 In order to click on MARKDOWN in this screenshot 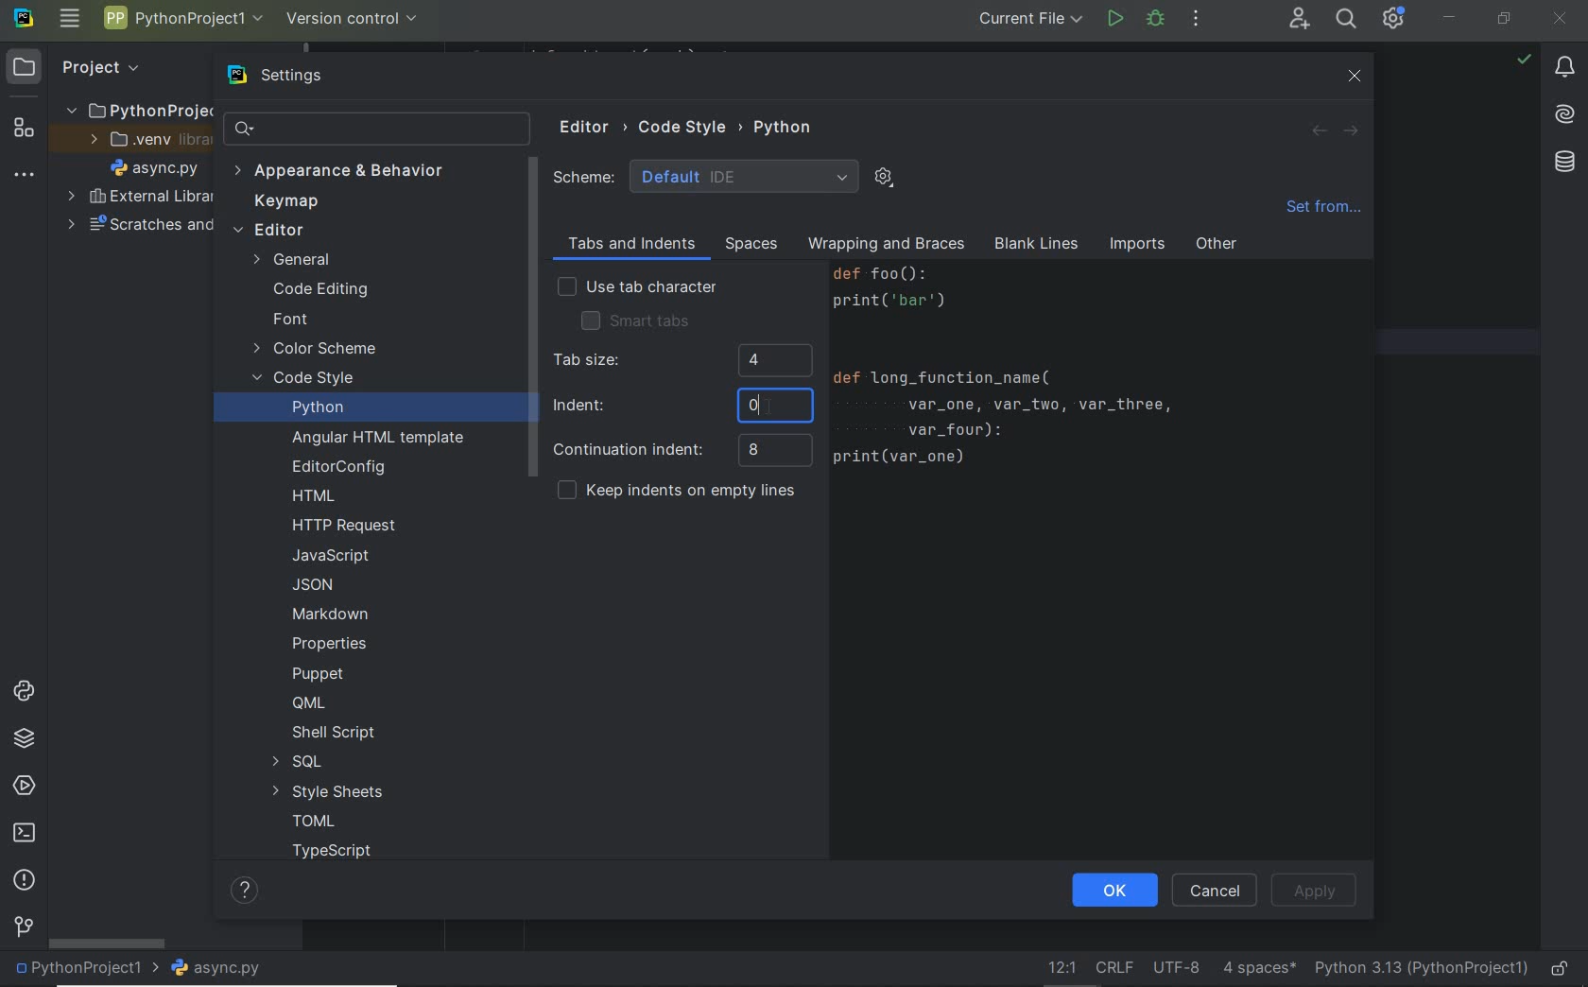, I will do `click(330, 614)`.